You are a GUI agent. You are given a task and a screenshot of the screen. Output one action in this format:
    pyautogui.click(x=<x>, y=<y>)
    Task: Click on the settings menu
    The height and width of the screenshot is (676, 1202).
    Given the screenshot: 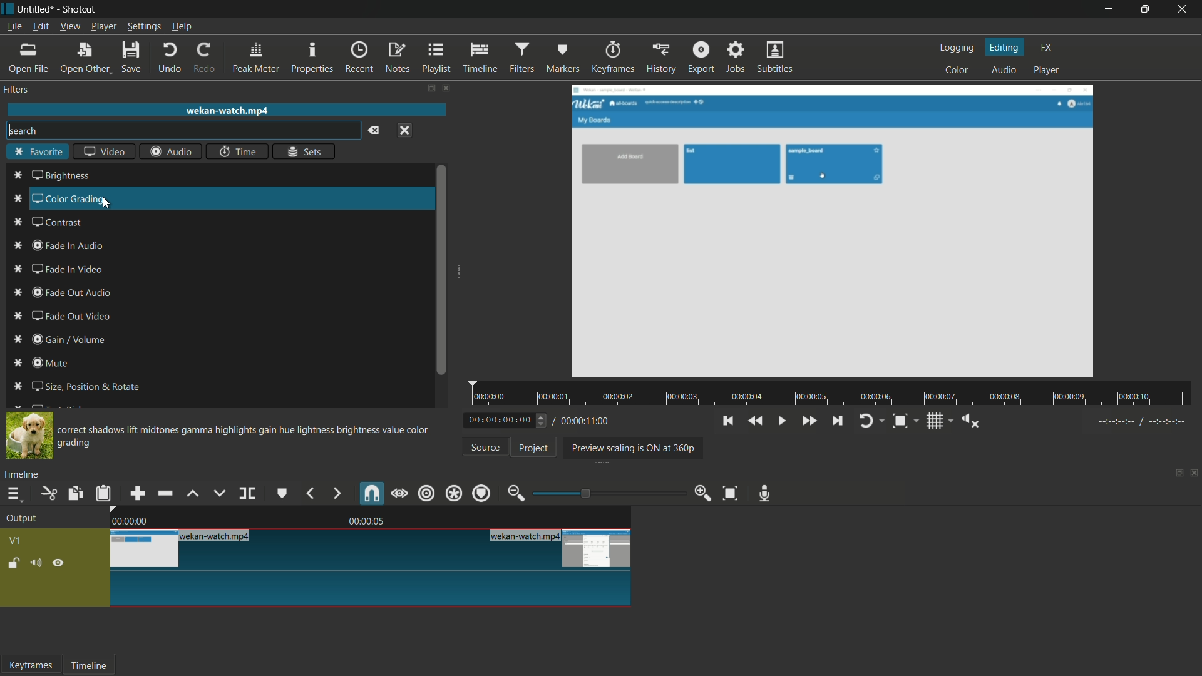 What is the action you would take?
    pyautogui.click(x=143, y=26)
    